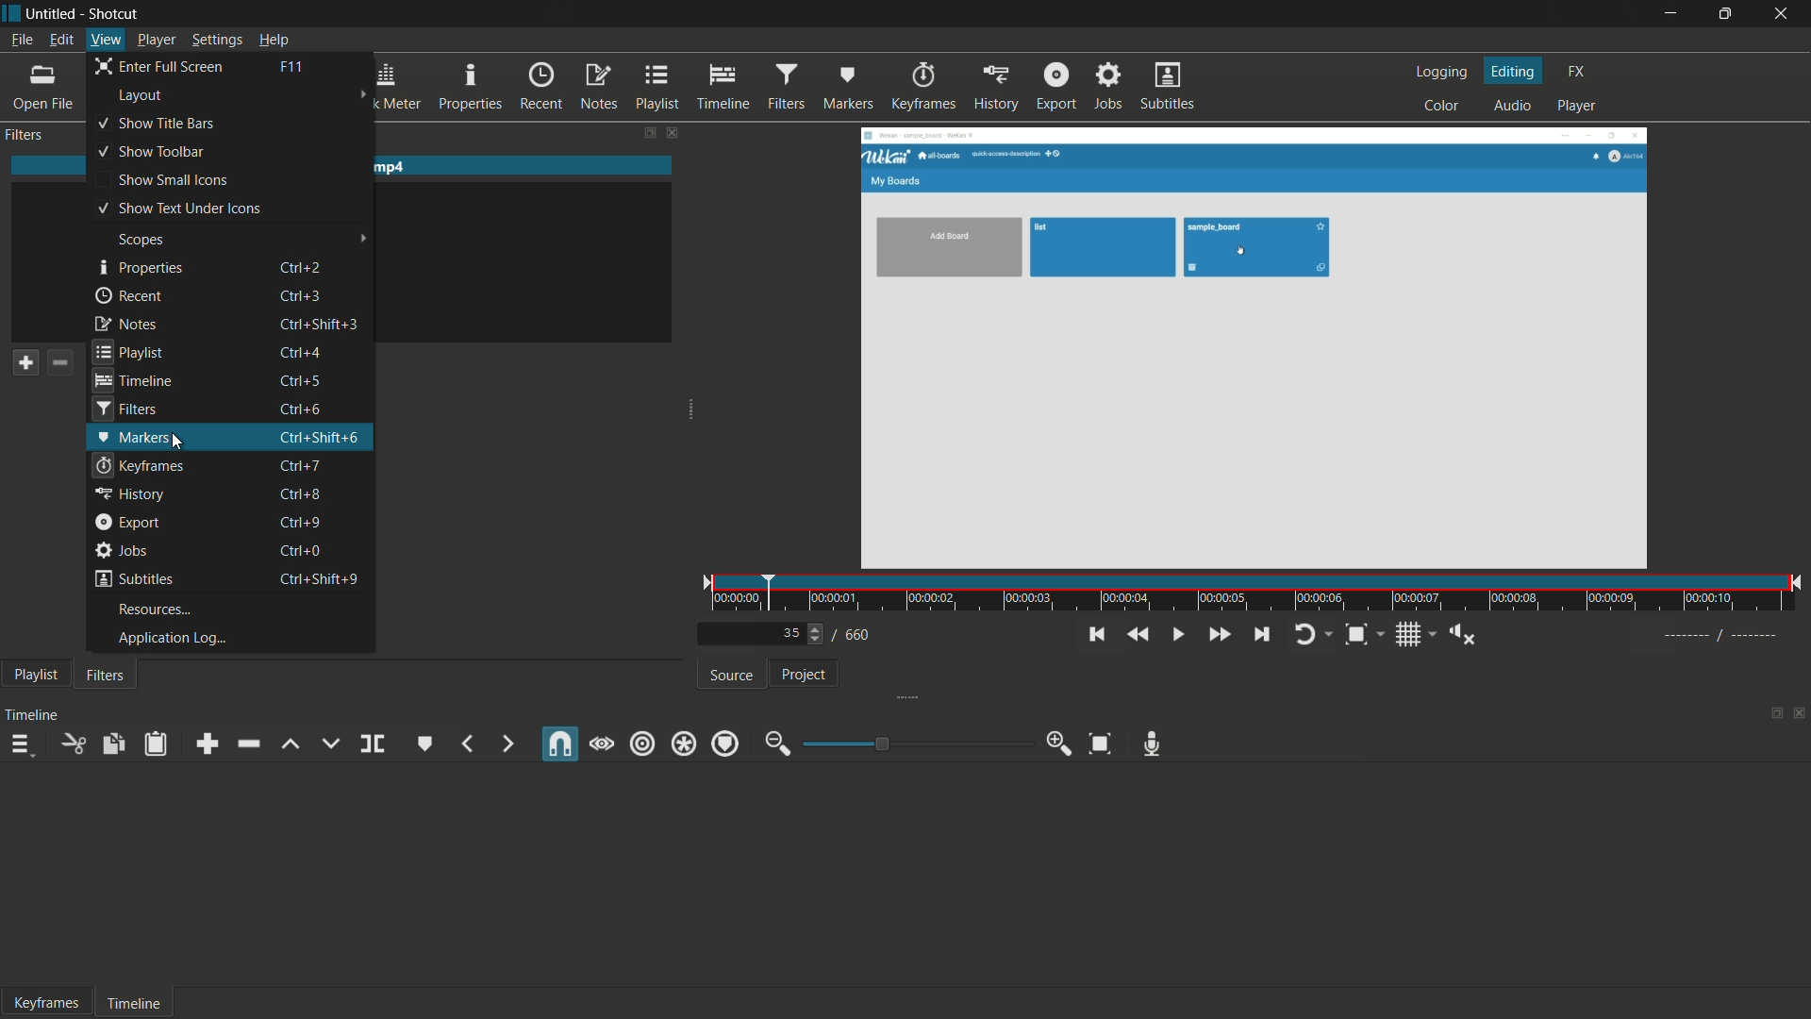 The image size is (1811, 1019). What do you see at coordinates (22, 40) in the screenshot?
I see `file menu` at bounding box center [22, 40].